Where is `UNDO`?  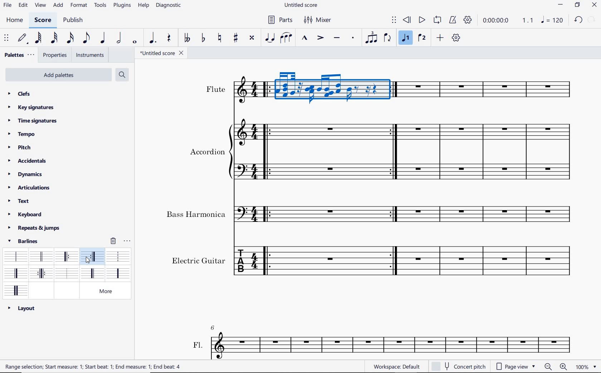
UNDO is located at coordinates (577, 20).